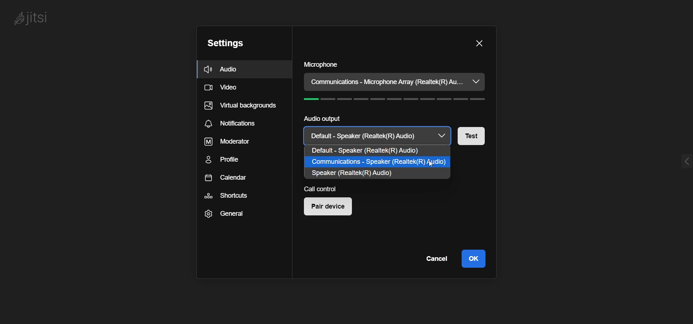 The image size is (693, 324). I want to click on current microphone, so click(386, 82).